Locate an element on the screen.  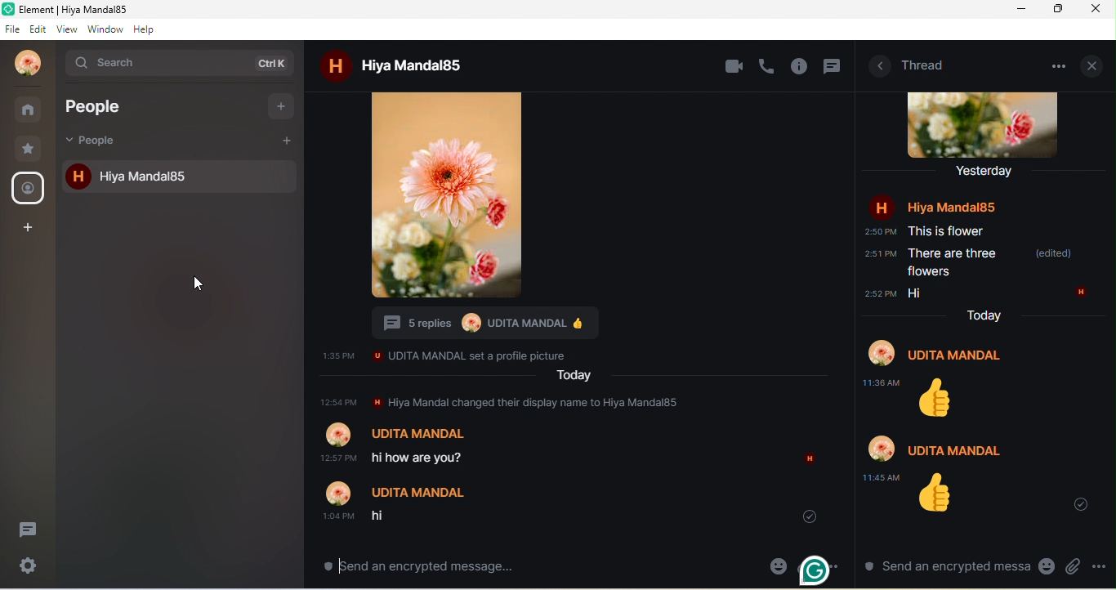
H is located at coordinates (883, 206).